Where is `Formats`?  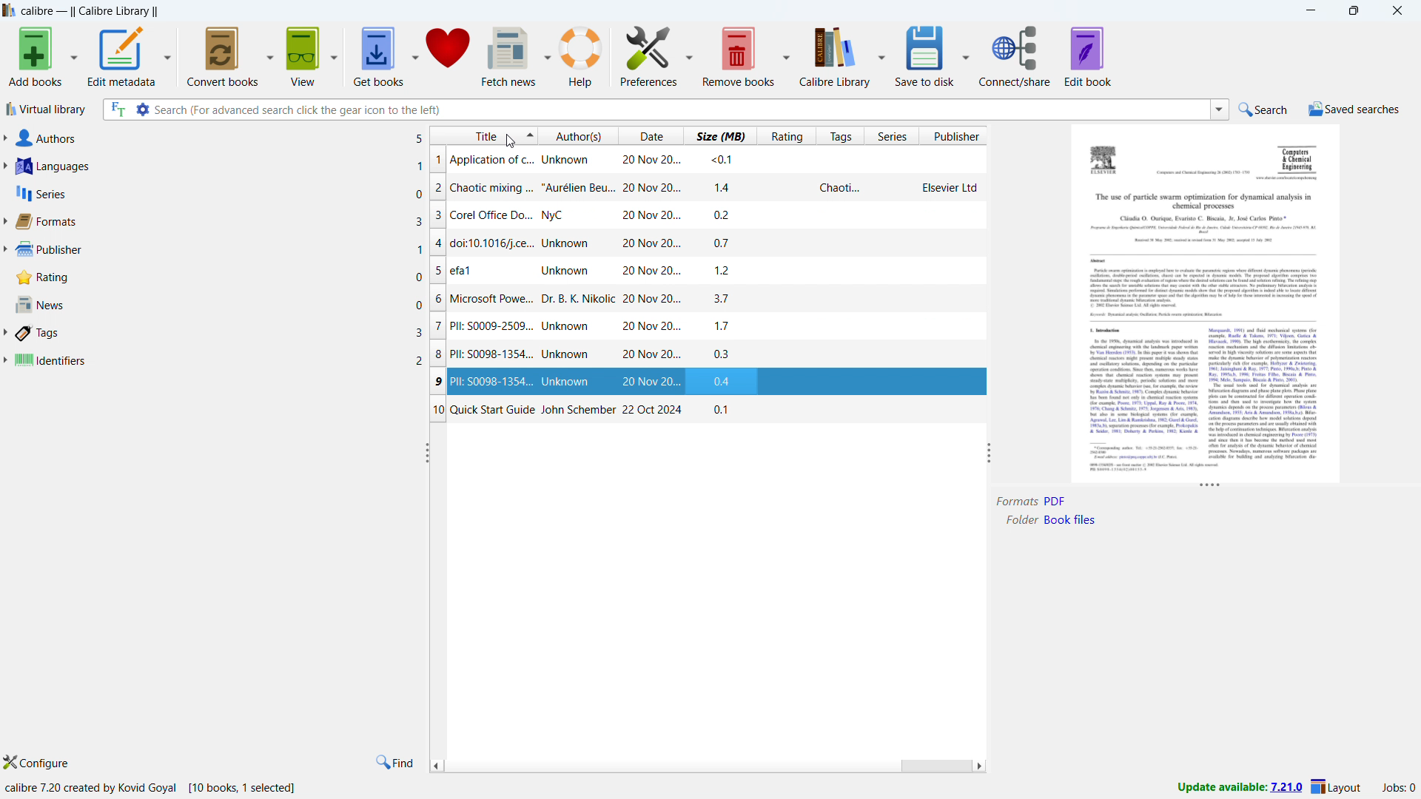 Formats is located at coordinates (1018, 502).